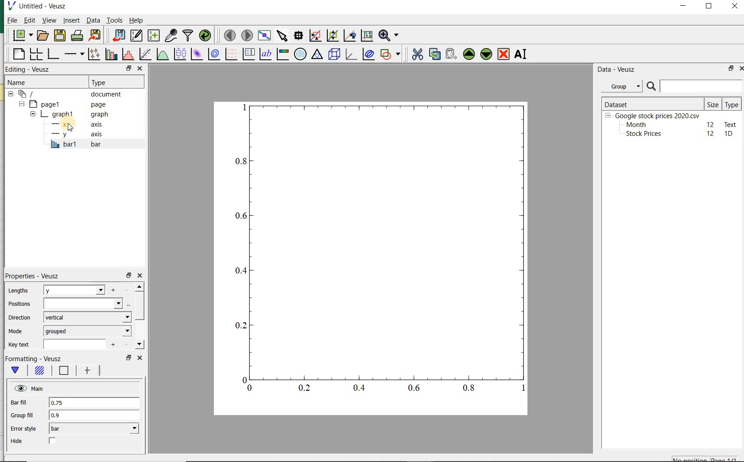 The height and width of the screenshot is (462, 744). Describe the element at coordinates (390, 36) in the screenshot. I see `zoom function menus` at that location.